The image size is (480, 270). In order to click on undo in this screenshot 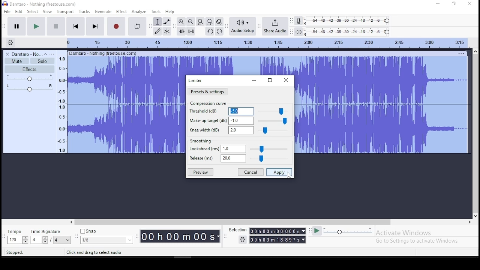, I will do `click(209, 31)`.